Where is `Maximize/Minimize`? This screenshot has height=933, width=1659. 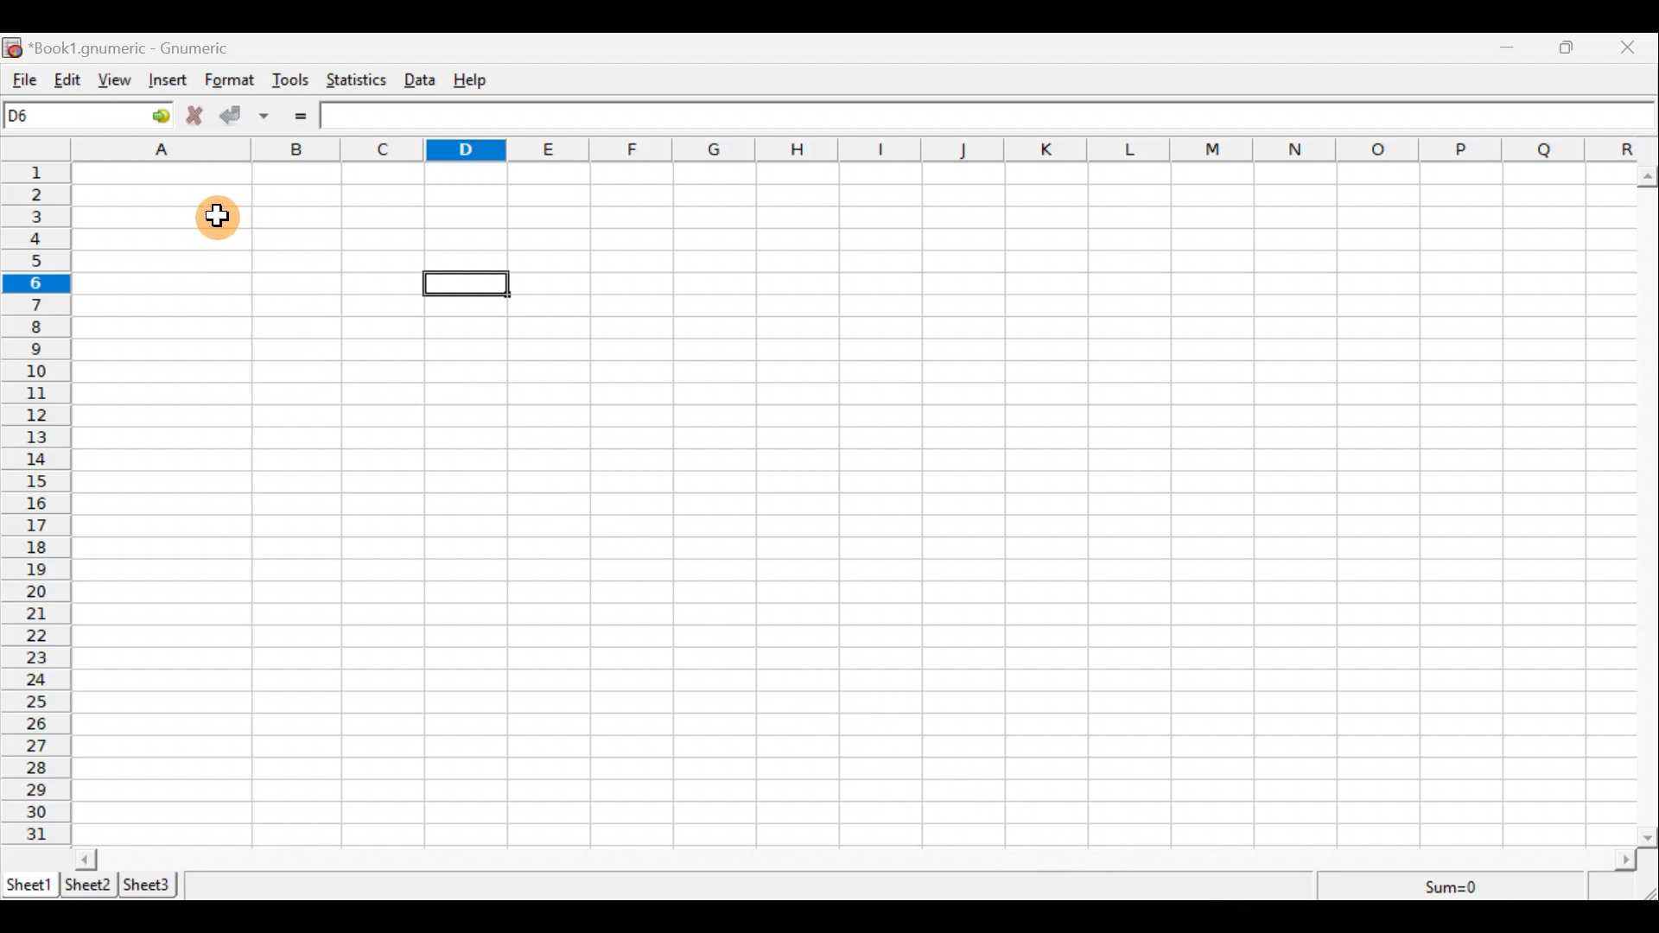 Maximize/Minimize is located at coordinates (1566, 49).